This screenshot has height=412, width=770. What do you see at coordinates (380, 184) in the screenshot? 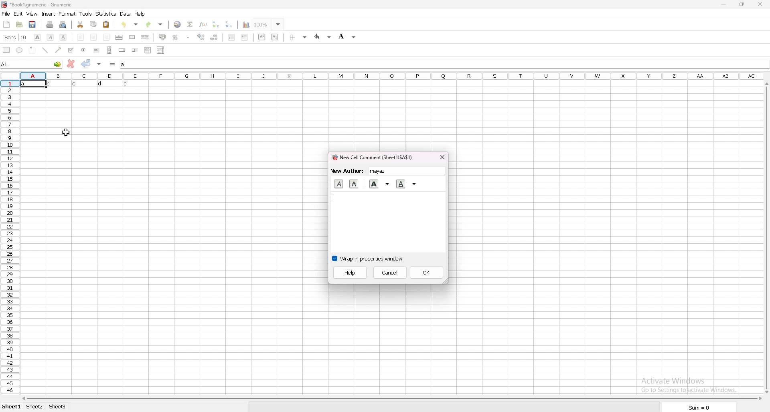
I see `bold` at bounding box center [380, 184].